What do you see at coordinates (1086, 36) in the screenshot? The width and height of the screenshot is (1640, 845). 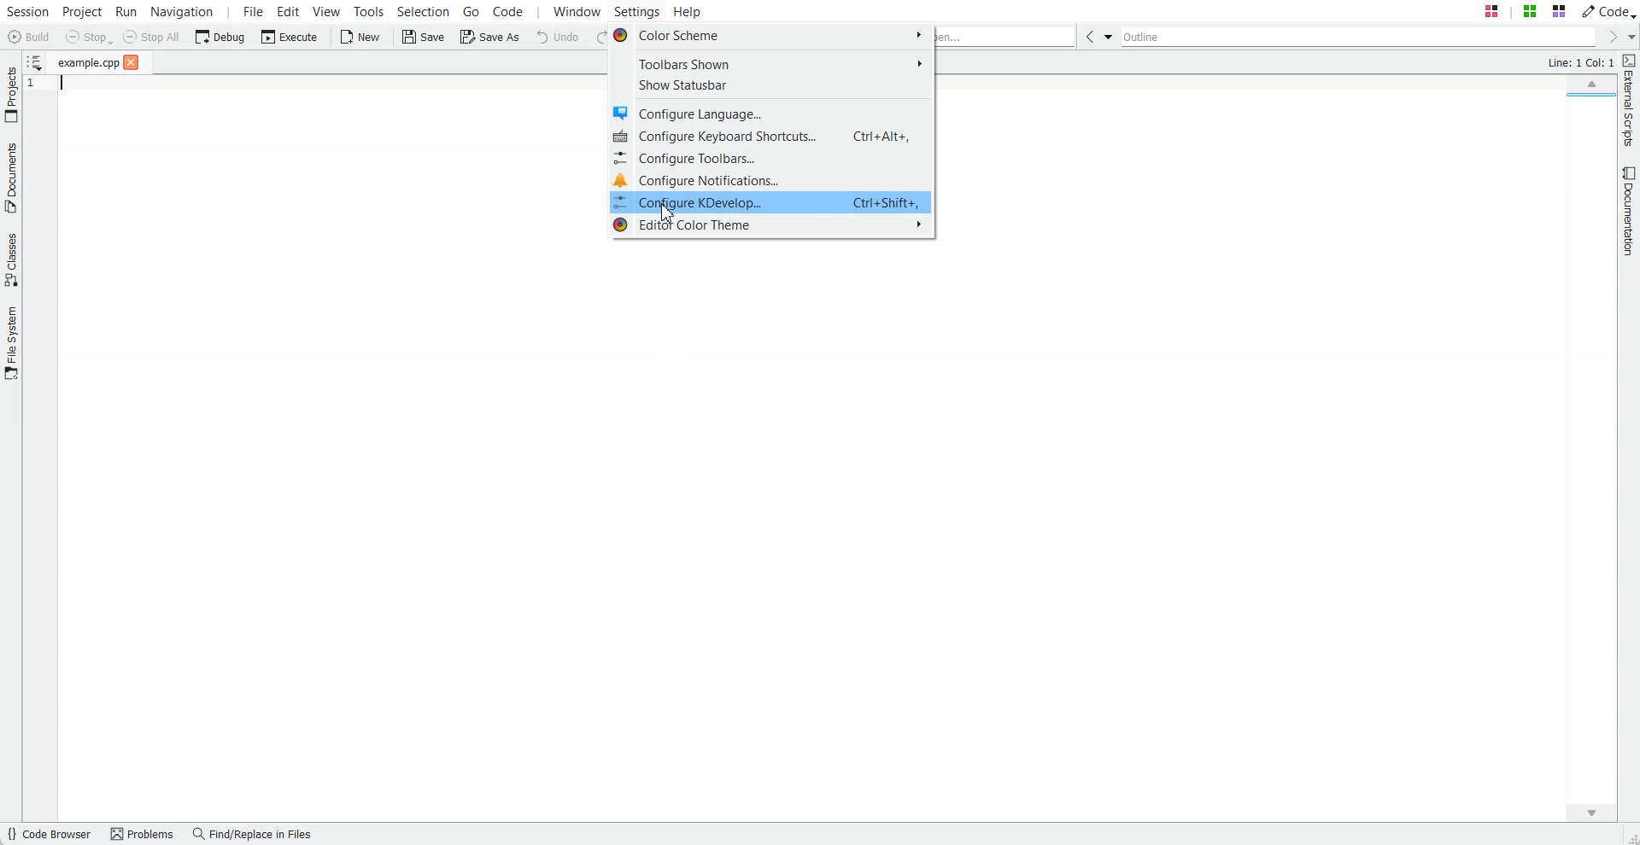 I see `Go Back` at bounding box center [1086, 36].